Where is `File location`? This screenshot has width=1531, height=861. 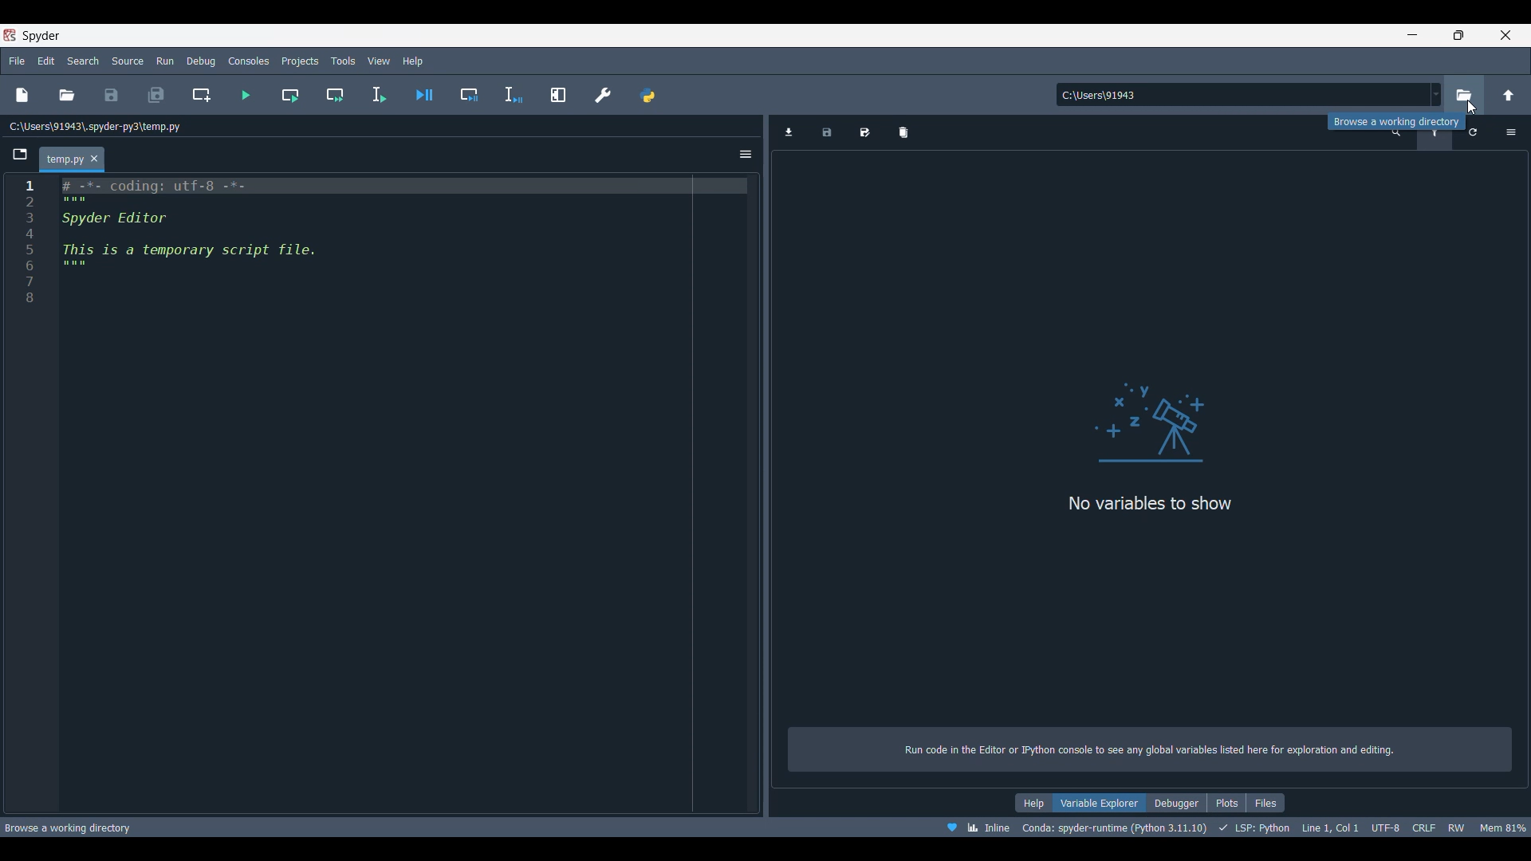 File location is located at coordinates (97, 127).